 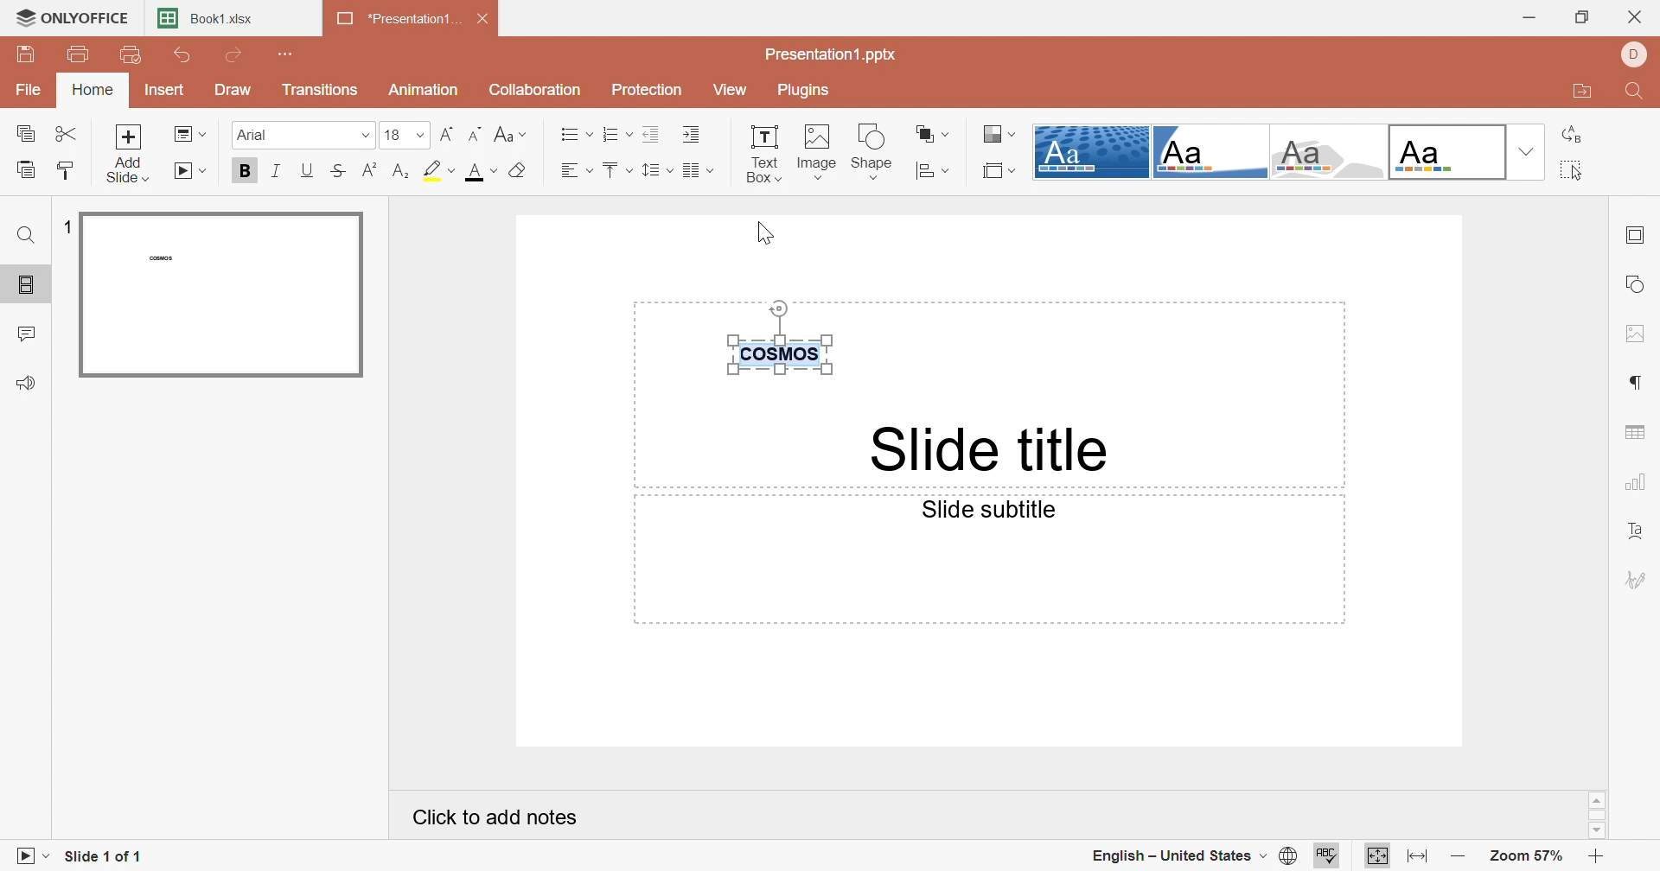 What do you see at coordinates (221, 295) in the screenshot?
I see `Slide` at bounding box center [221, 295].